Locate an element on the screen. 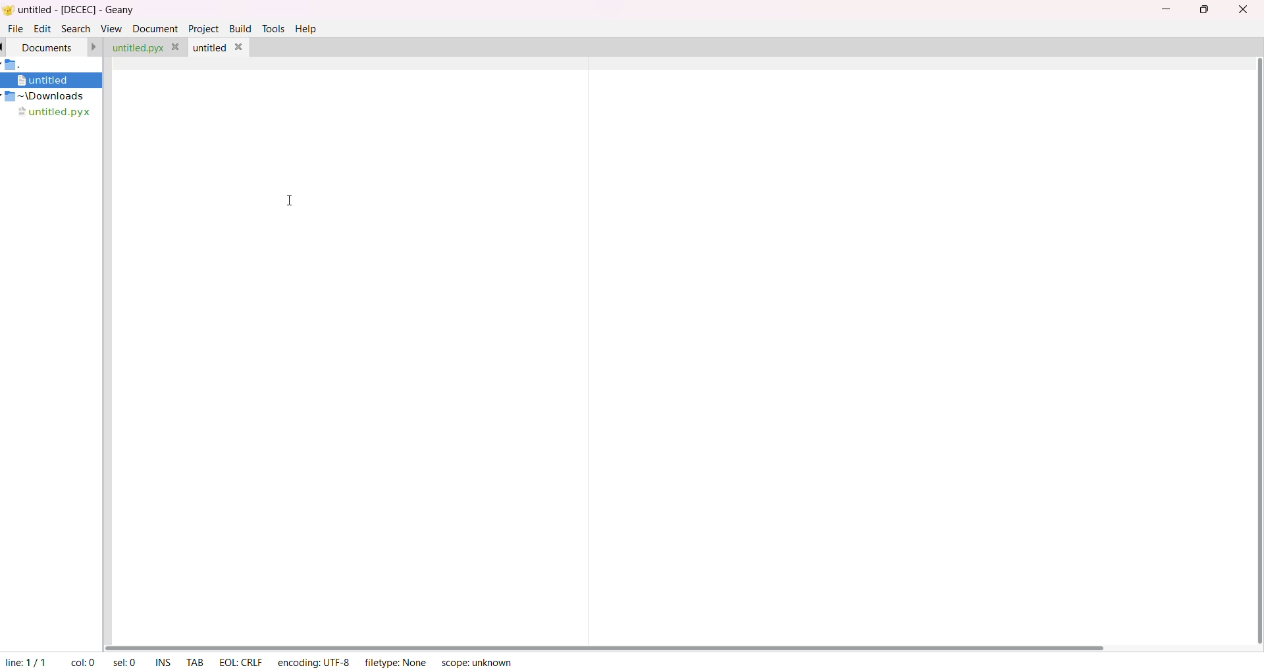 Image resolution: width=1264 pixels, height=670 pixels. next is located at coordinates (95, 46).